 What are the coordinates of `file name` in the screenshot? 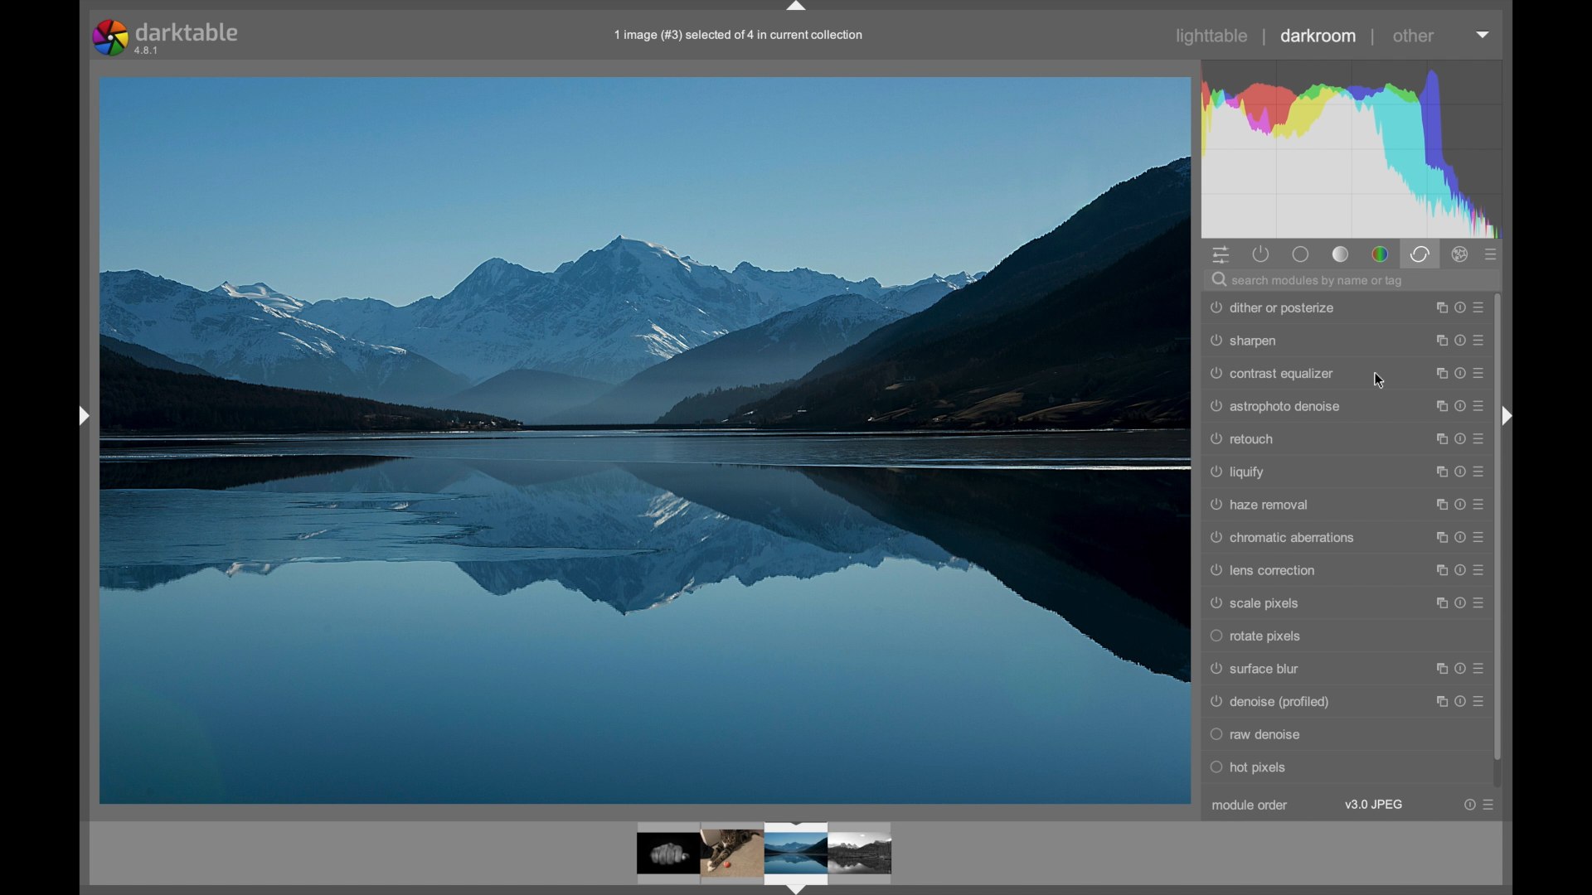 It's located at (736, 36).